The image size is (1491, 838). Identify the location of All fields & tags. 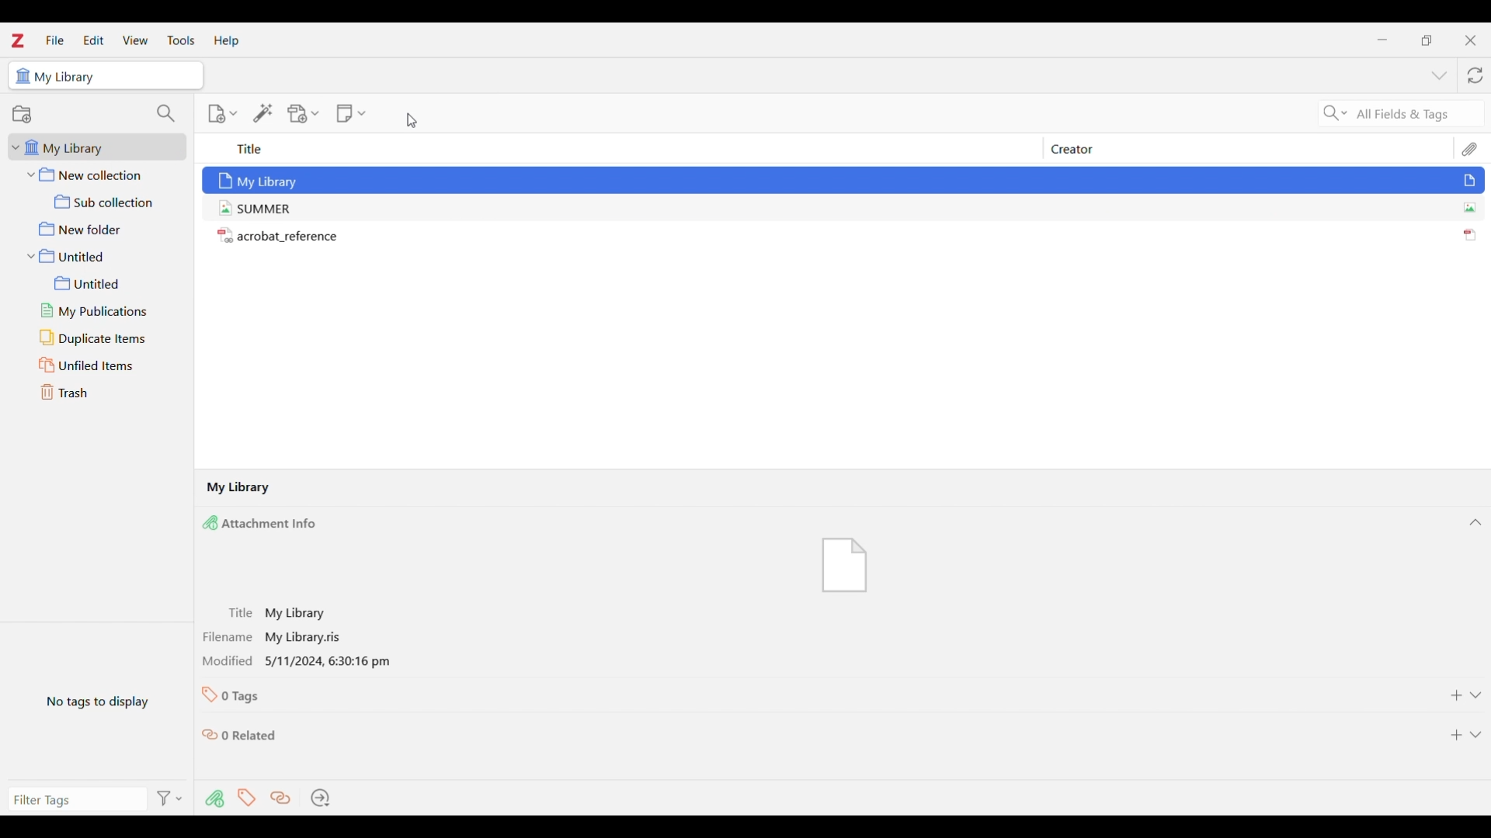
(1388, 113).